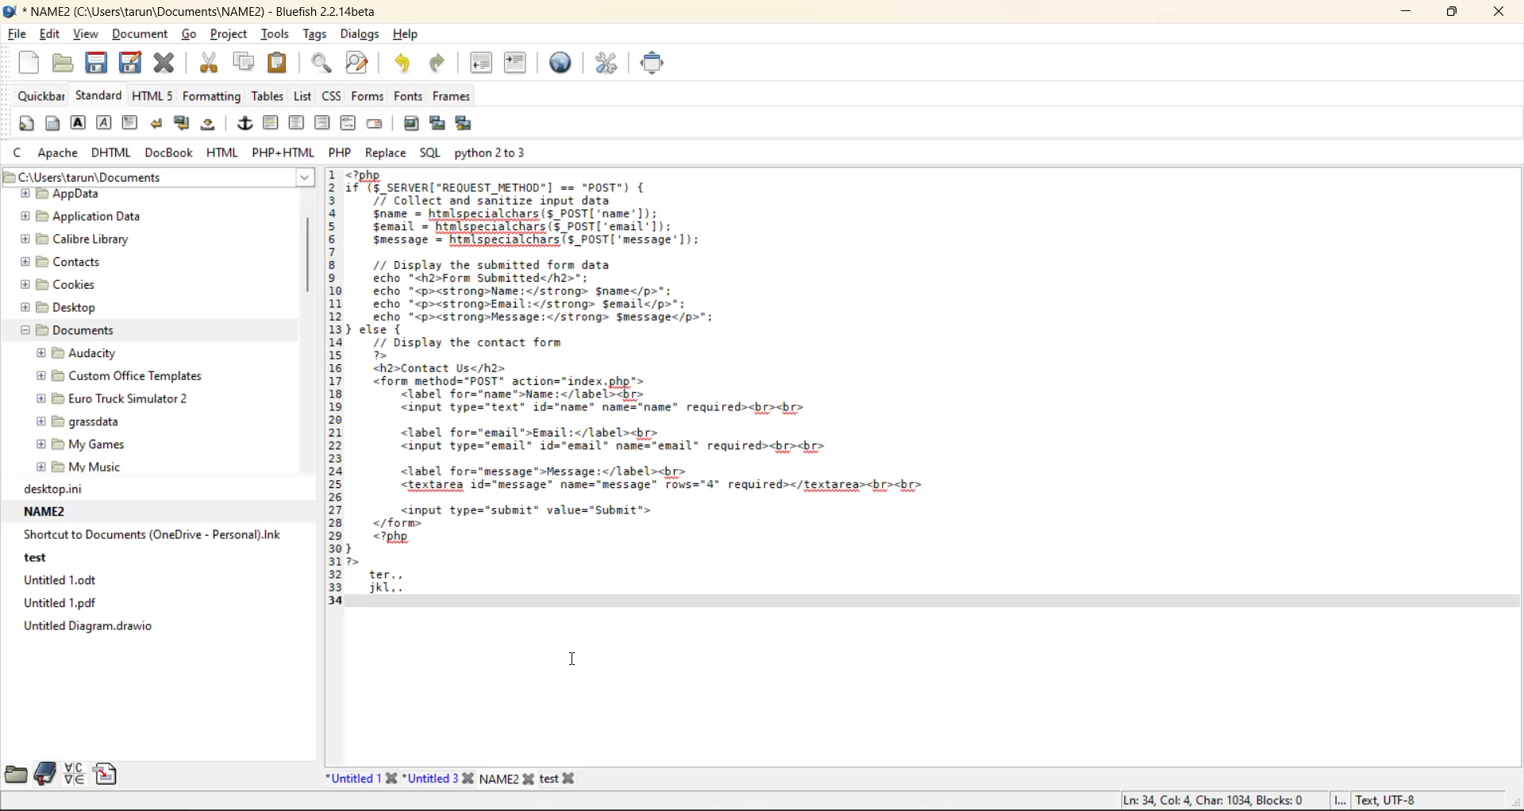  Describe the element at coordinates (298, 125) in the screenshot. I see `center` at that location.